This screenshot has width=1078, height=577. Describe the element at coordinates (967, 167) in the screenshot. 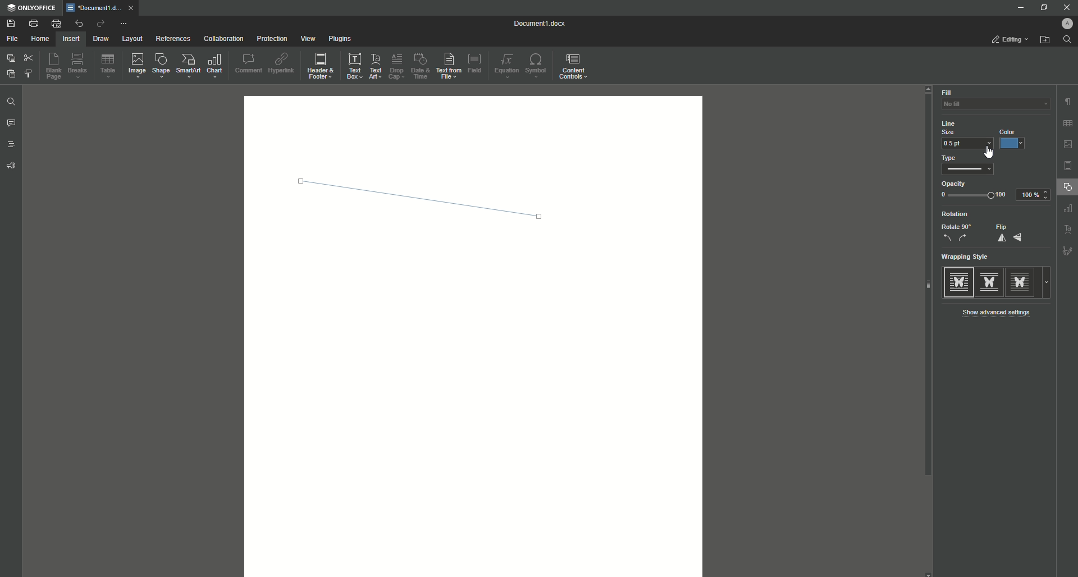

I see `Type` at that location.